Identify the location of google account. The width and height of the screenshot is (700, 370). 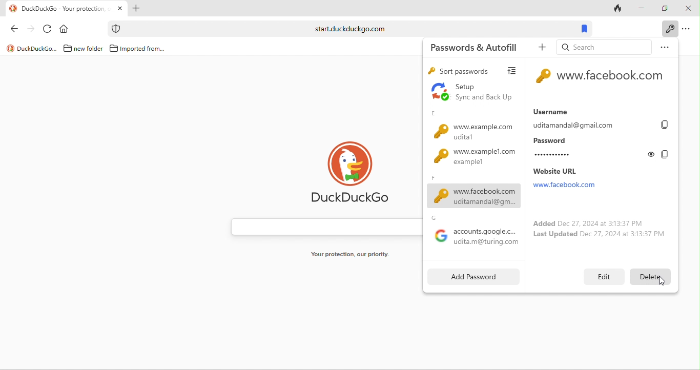
(474, 233).